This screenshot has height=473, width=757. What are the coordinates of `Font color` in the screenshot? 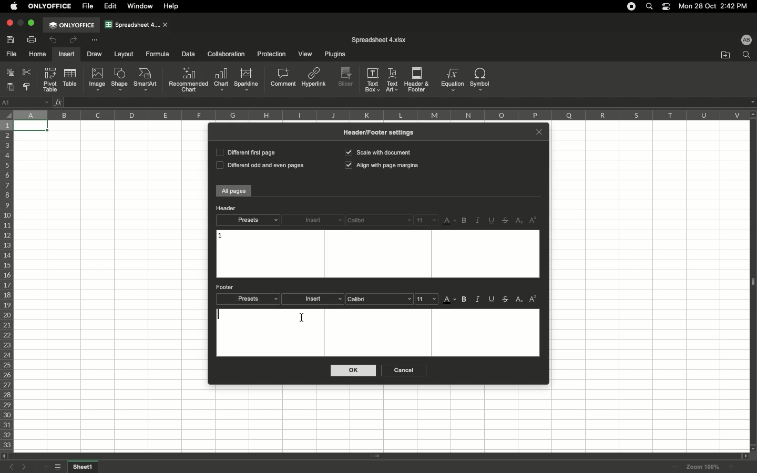 It's located at (450, 221).